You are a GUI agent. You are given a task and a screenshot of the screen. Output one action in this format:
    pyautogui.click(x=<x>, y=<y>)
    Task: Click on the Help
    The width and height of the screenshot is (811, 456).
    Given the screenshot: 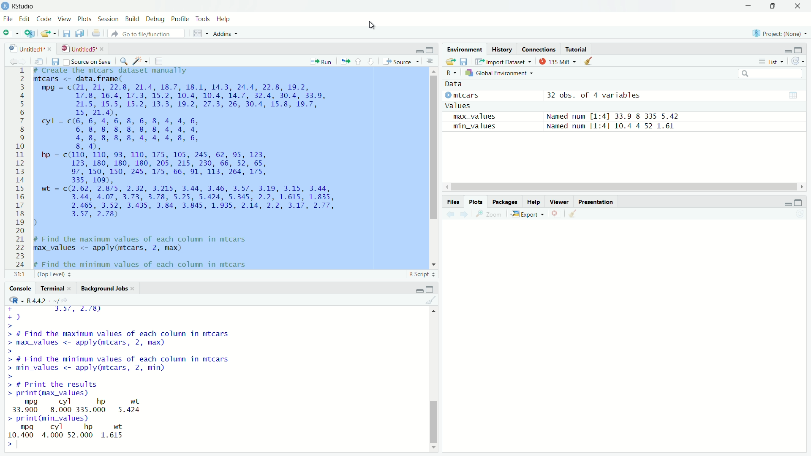 What is the action you would take?
    pyautogui.click(x=531, y=201)
    